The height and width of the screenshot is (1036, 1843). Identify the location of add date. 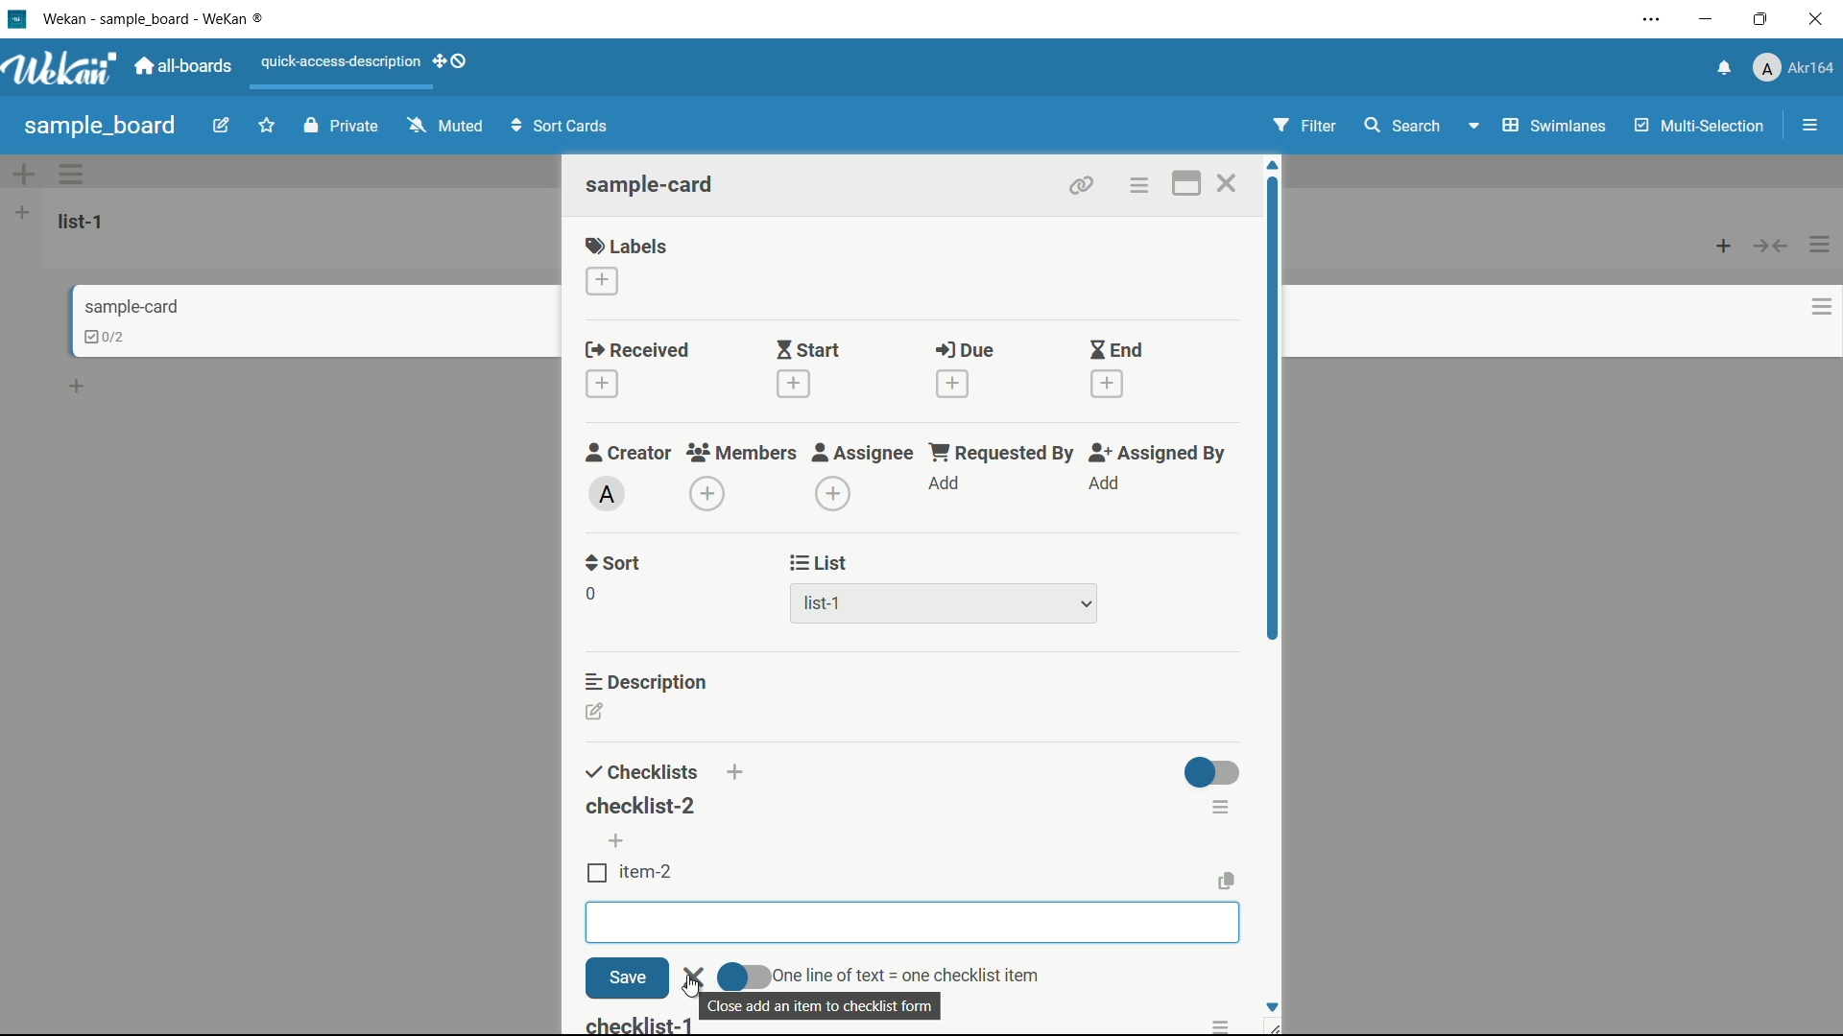
(1108, 385).